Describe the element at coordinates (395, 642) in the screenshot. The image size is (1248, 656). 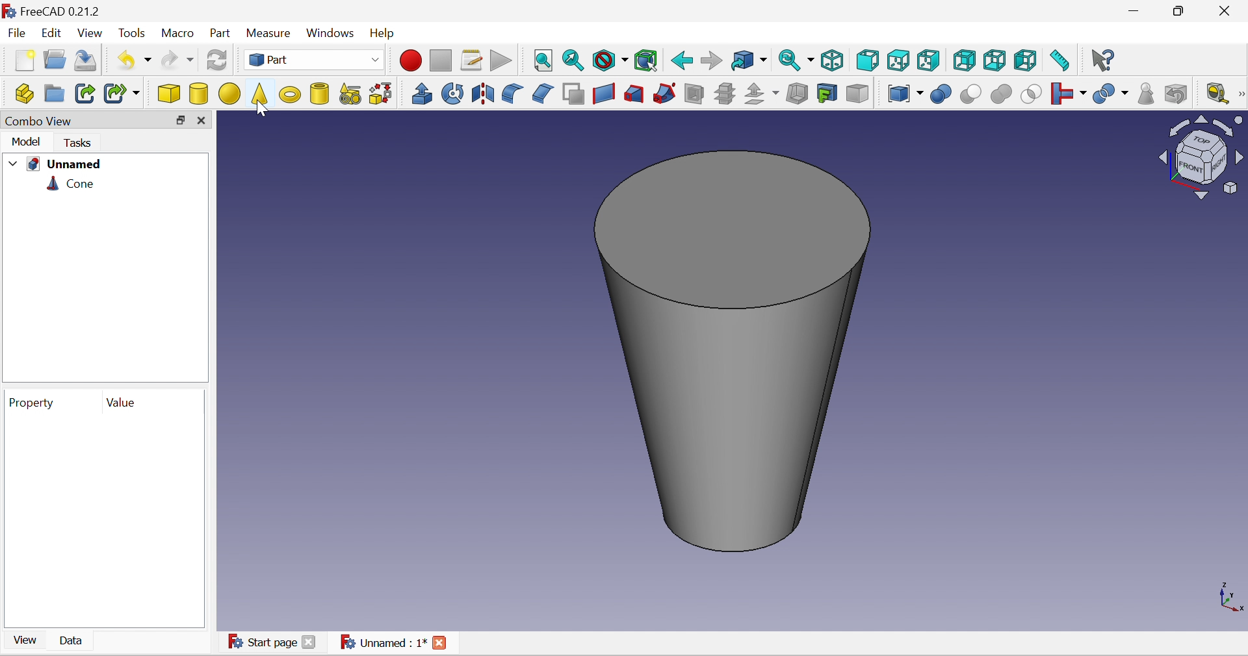
I see `Unnamed : 1*` at that location.